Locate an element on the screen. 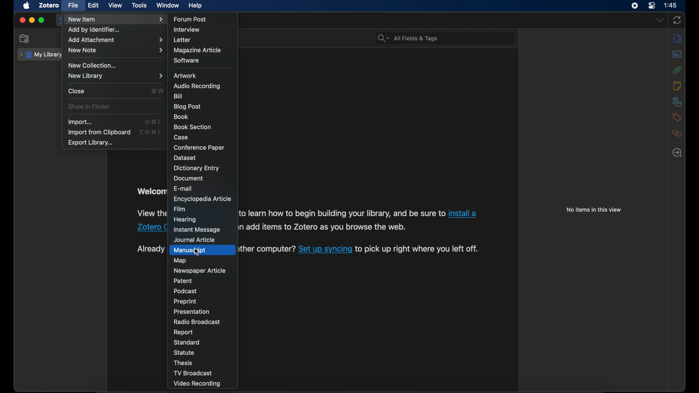 This screenshot has height=393, width=699. Option + shift + command + I is located at coordinates (149, 132).